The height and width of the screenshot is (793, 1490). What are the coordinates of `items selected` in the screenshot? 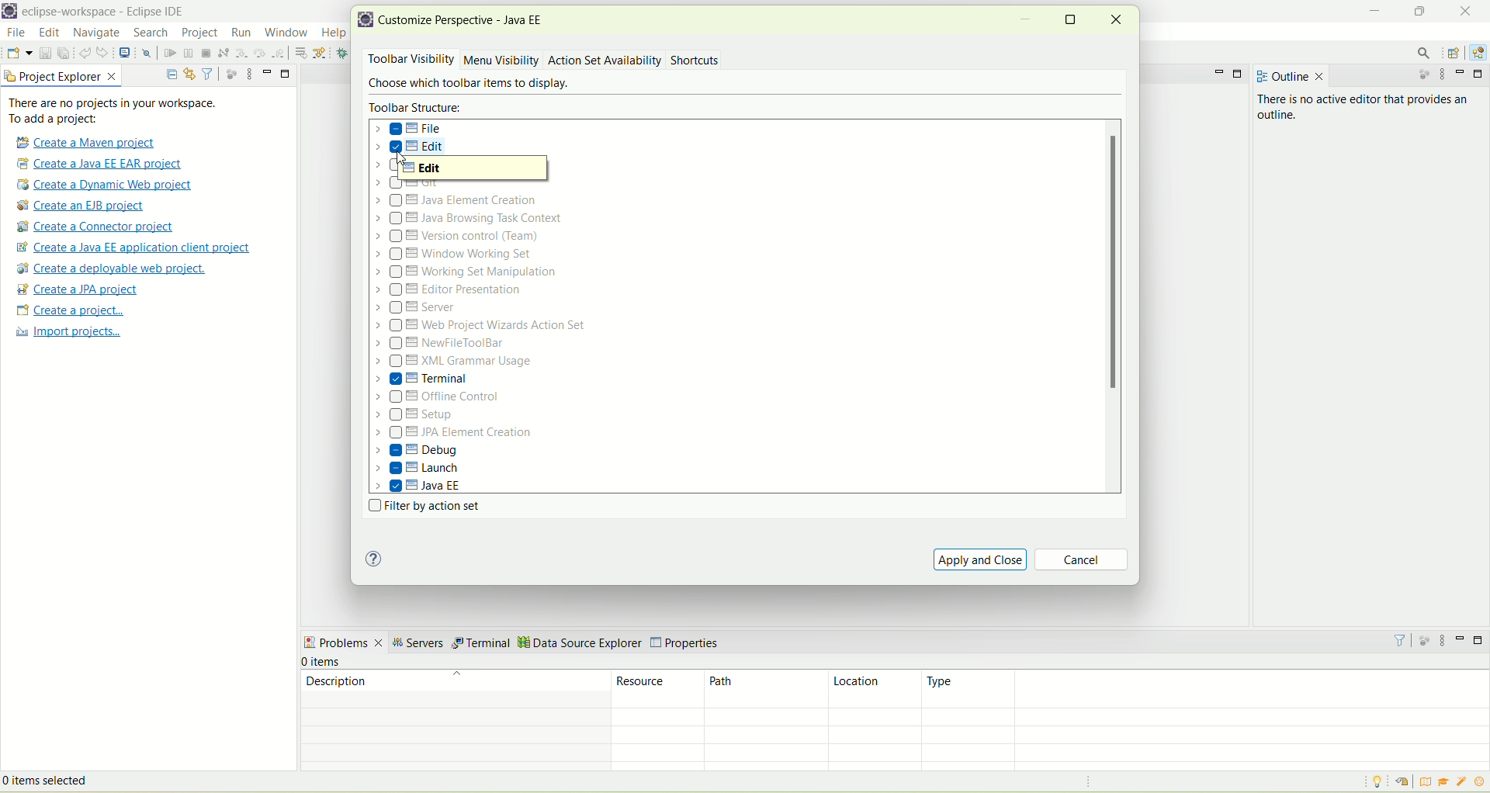 It's located at (69, 779).